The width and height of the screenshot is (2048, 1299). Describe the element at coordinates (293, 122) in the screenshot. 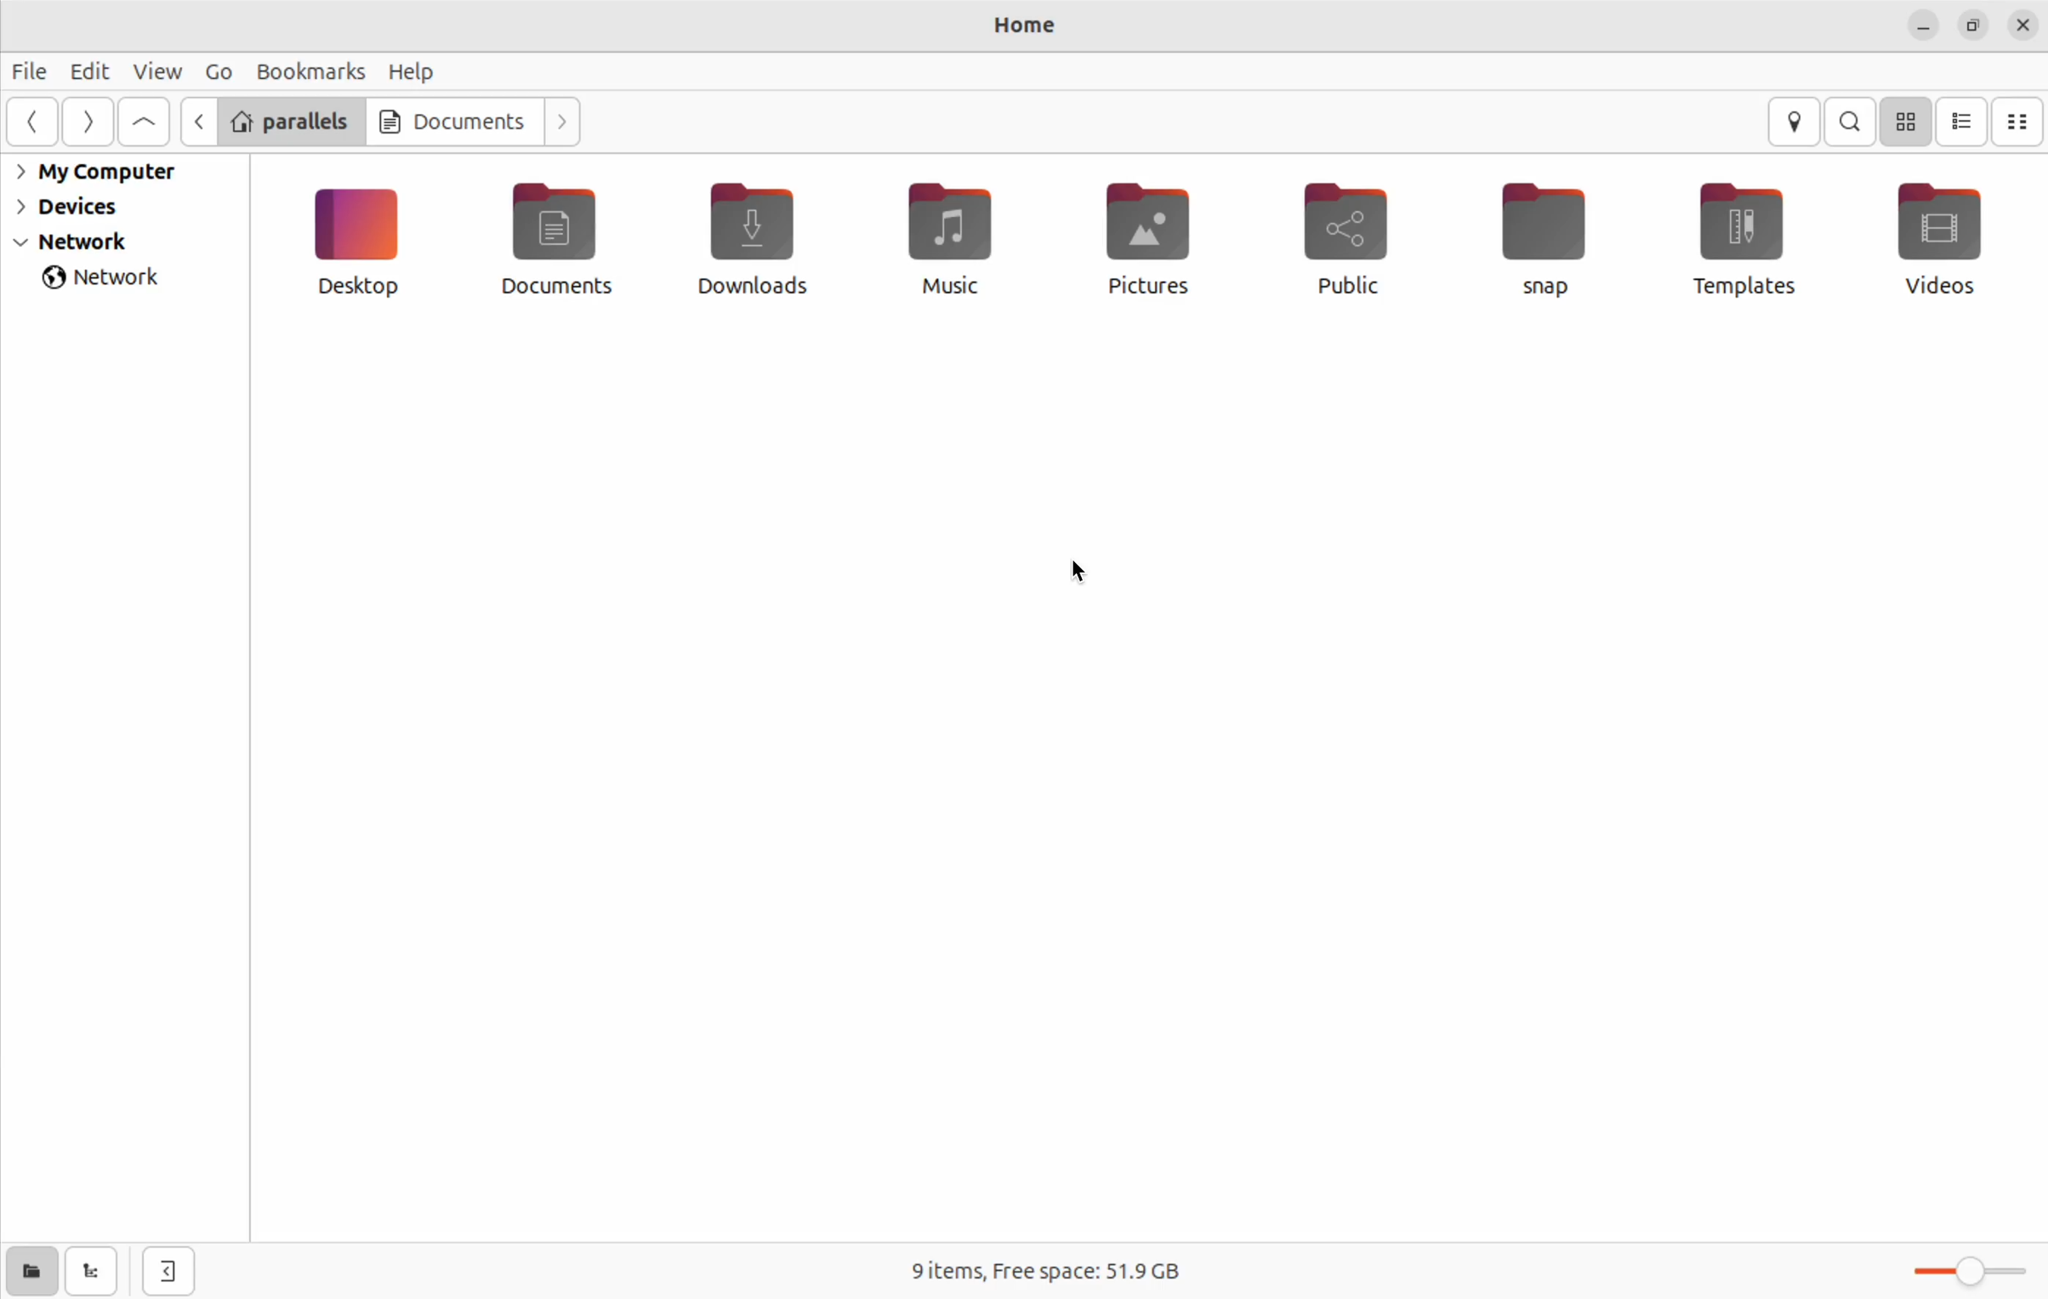

I see `parallels` at that location.